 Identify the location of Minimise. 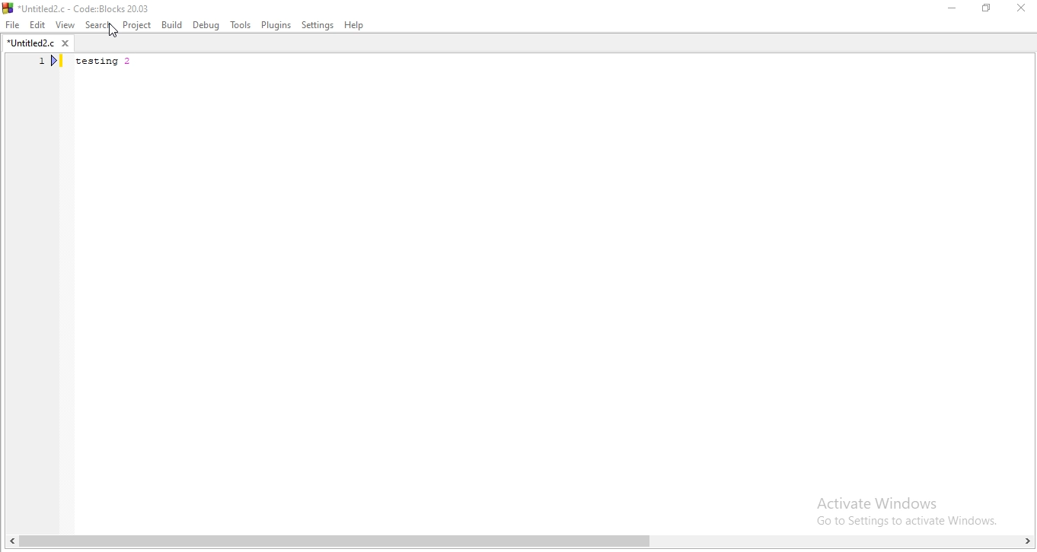
(952, 11).